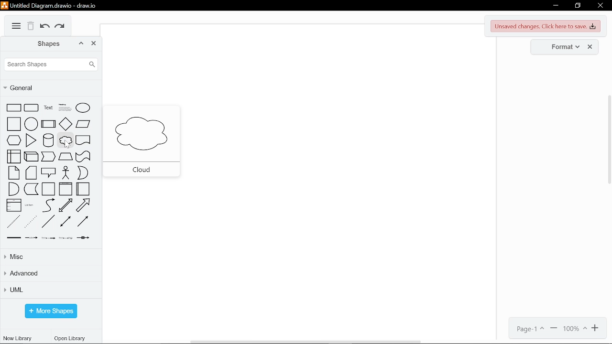 Image resolution: width=612 pixels, height=344 pixels. I want to click on bidirectional connector, so click(65, 222).